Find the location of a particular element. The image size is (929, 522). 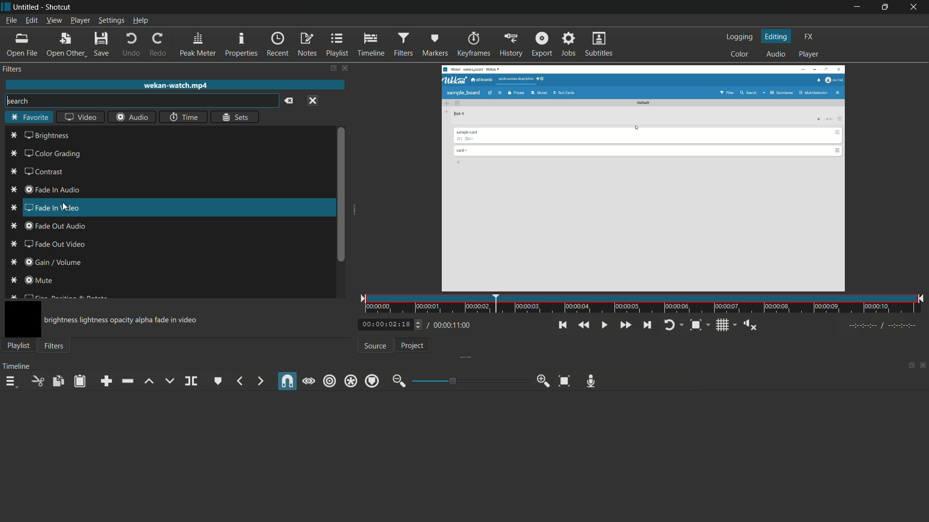

split at playhead is located at coordinates (191, 381).